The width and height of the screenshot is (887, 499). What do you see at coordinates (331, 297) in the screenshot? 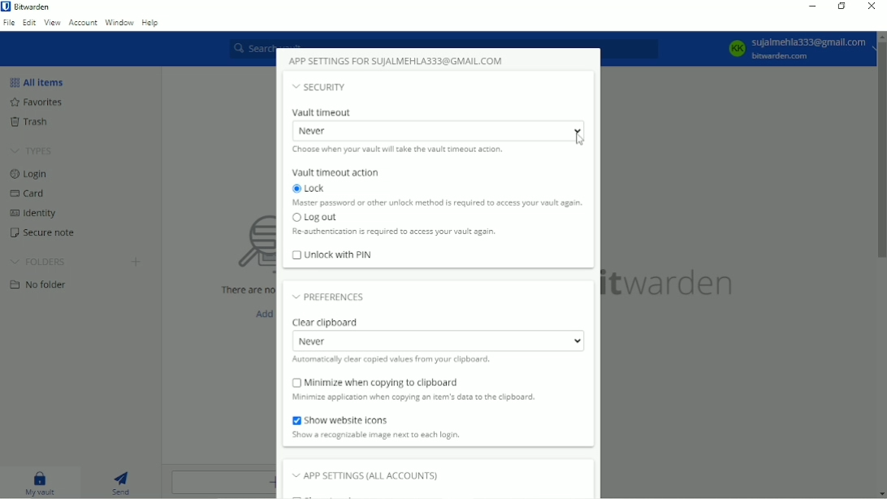
I see `Preferences` at bounding box center [331, 297].